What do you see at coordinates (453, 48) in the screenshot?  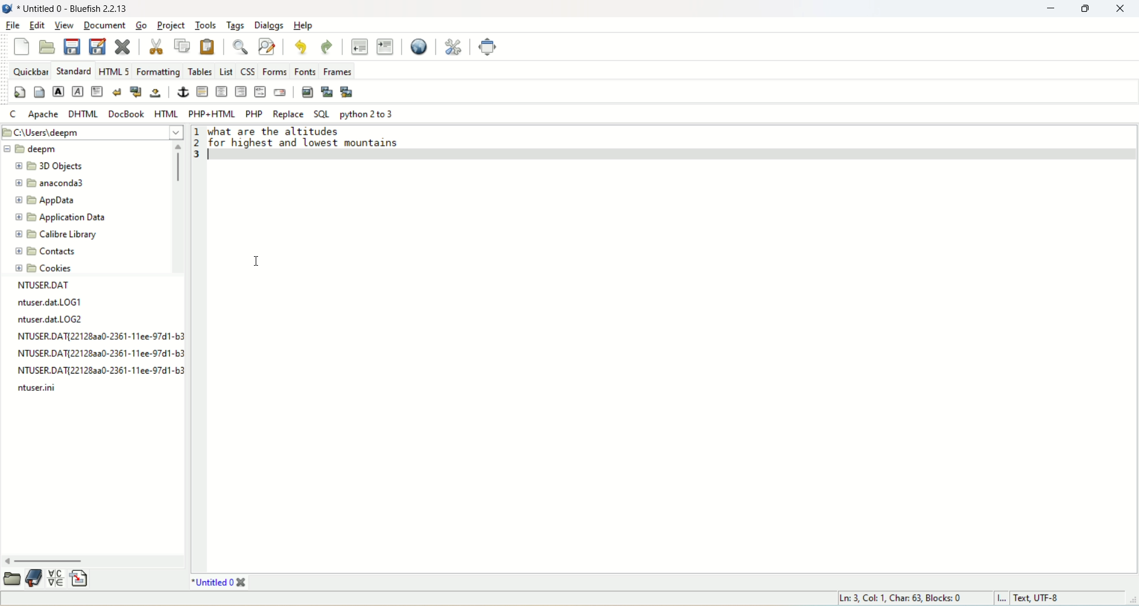 I see `edit preferences` at bounding box center [453, 48].